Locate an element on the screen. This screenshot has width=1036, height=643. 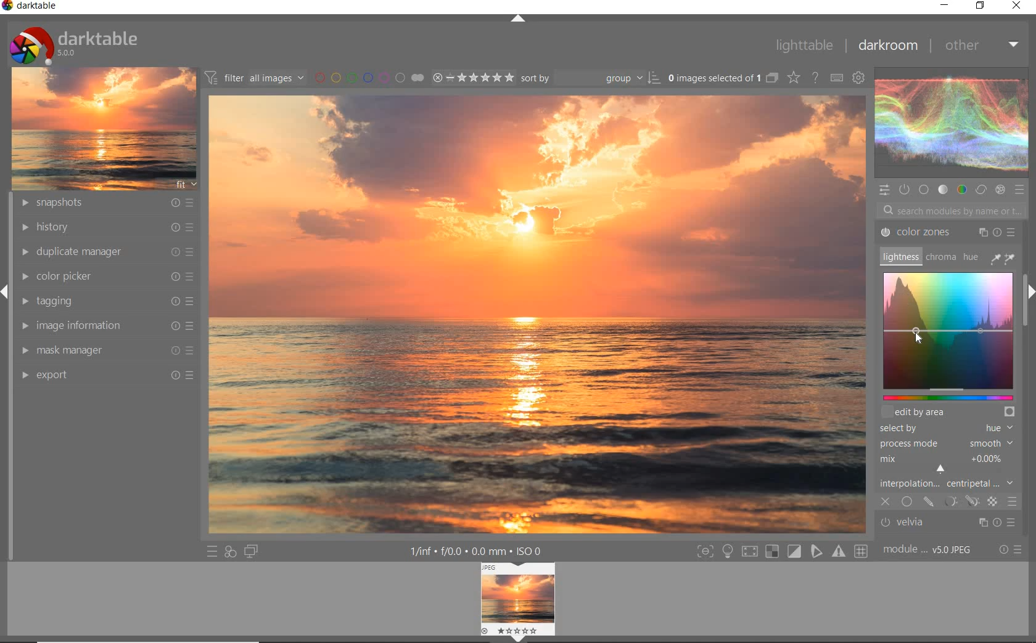
SYSTEM LOGO & NAME is located at coordinates (73, 42).